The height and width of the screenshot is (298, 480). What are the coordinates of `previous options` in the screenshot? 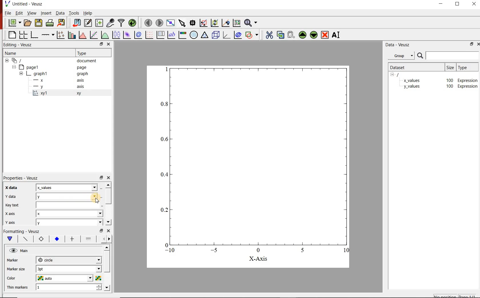 It's located at (103, 239).